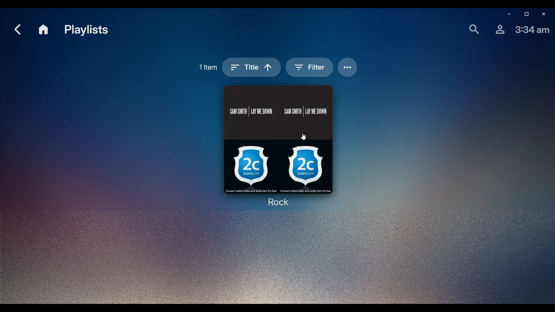 This screenshot has height=312, width=555. Describe the element at coordinates (250, 66) in the screenshot. I see `Sort by` at that location.